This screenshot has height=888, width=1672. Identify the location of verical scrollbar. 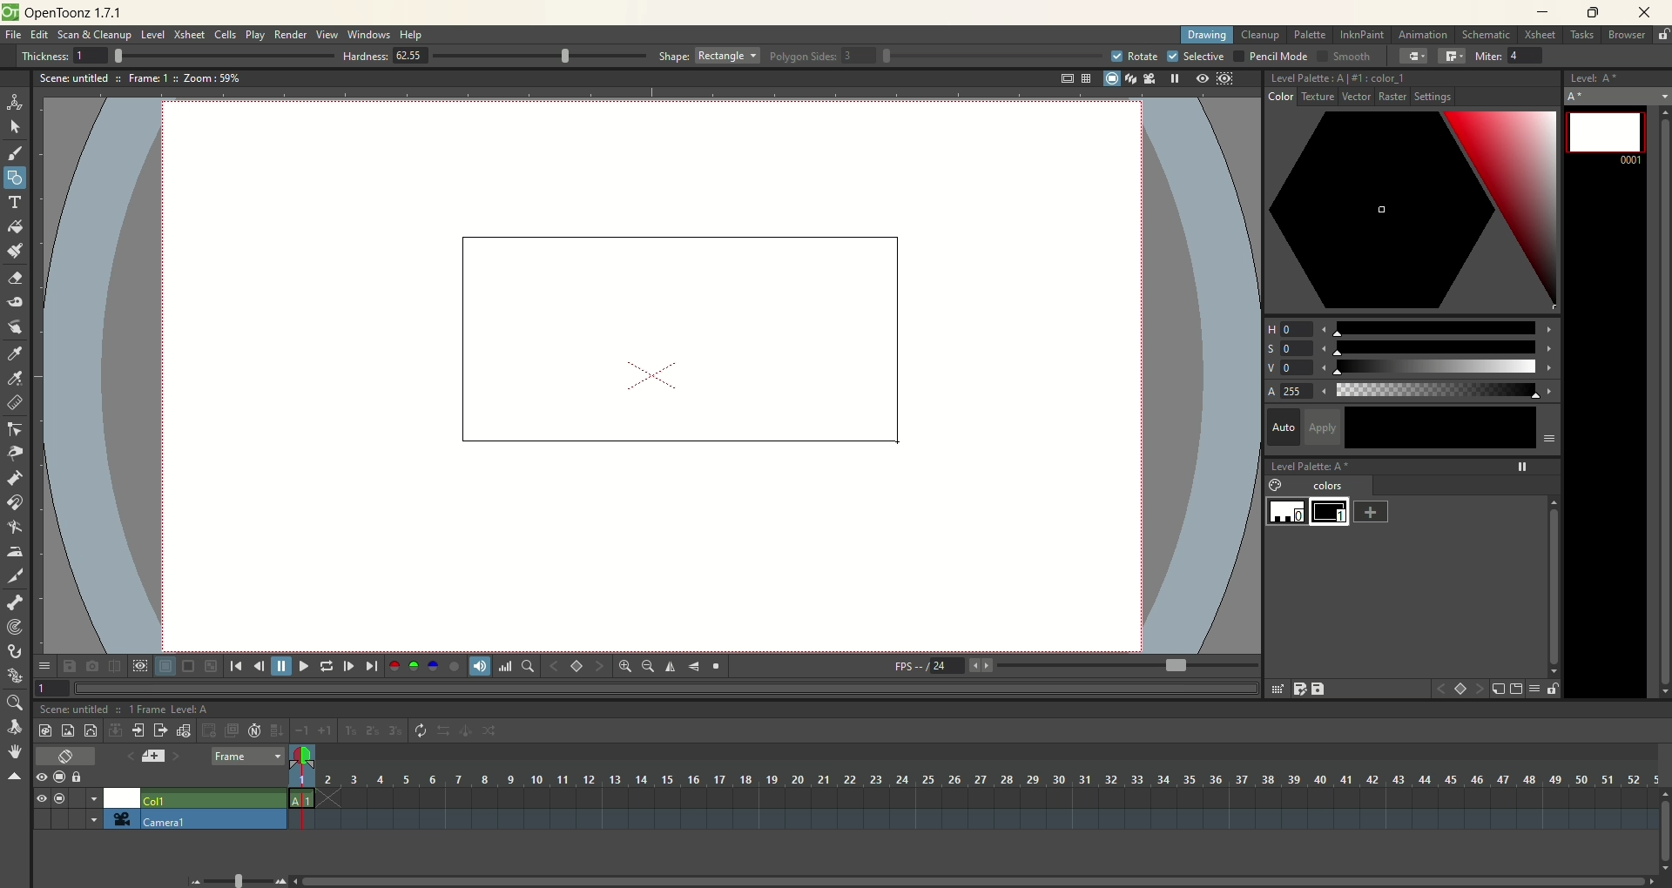
(1552, 576).